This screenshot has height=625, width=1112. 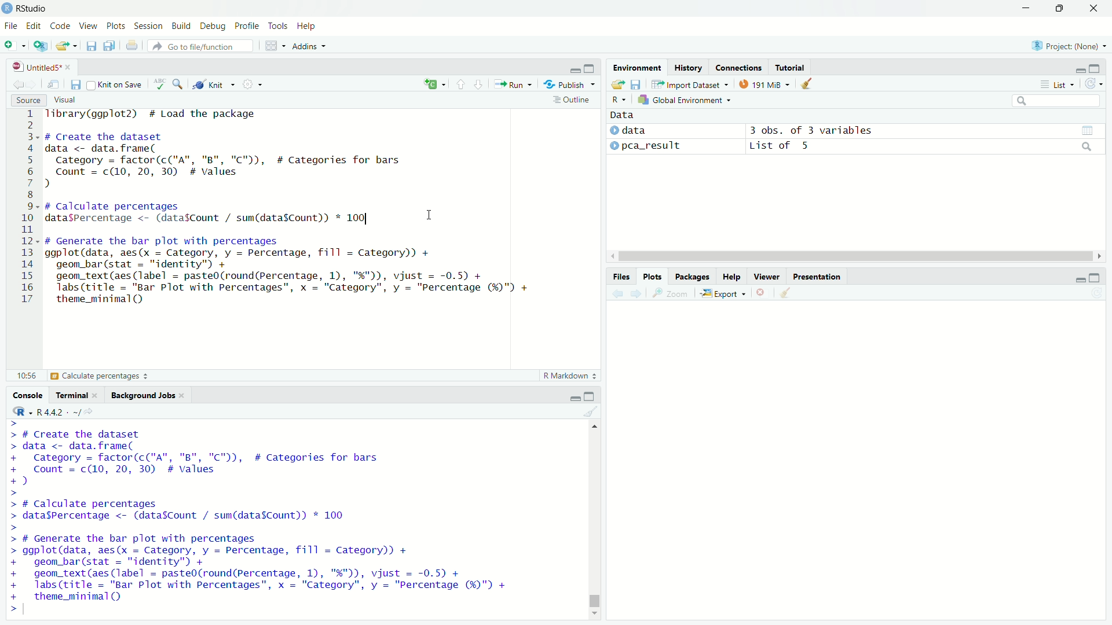 I want to click on addins, so click(x=308, y=46).